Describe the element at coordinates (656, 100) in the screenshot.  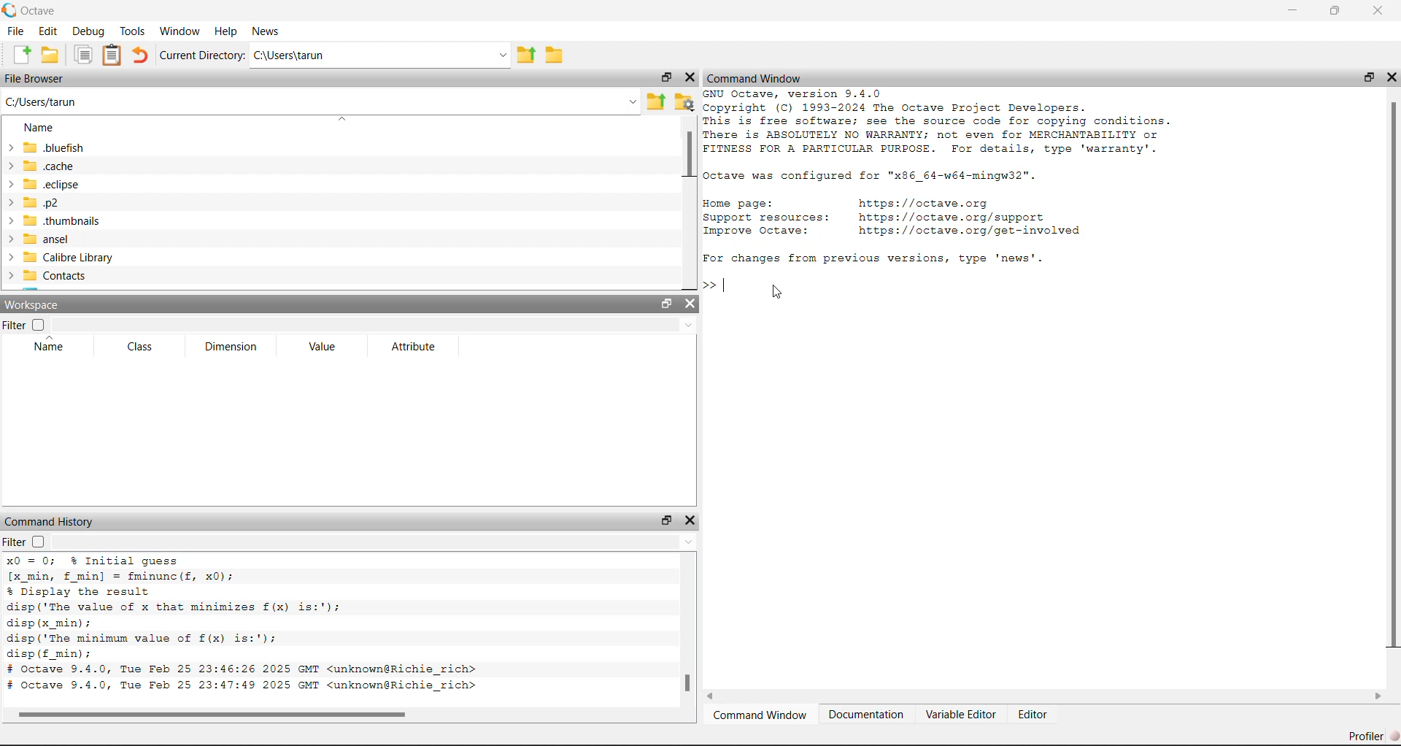
I see `one directory up` at that location.